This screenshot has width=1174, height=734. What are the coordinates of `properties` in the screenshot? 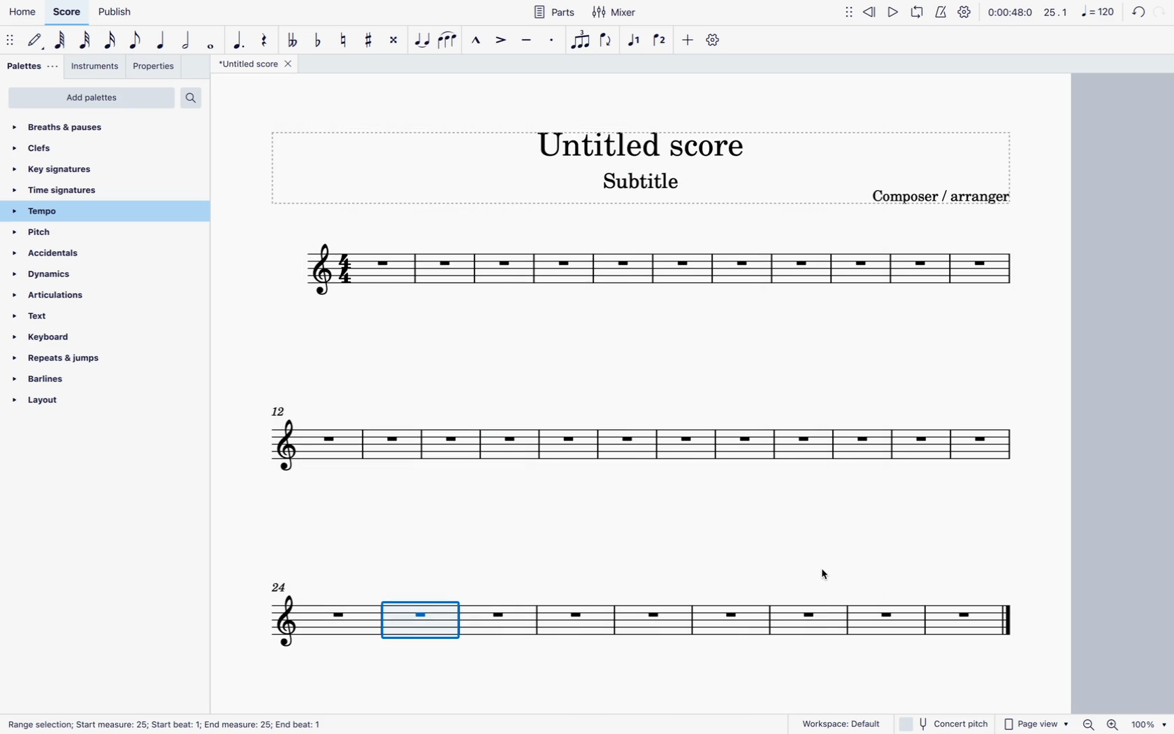 It's located at (155, 66).